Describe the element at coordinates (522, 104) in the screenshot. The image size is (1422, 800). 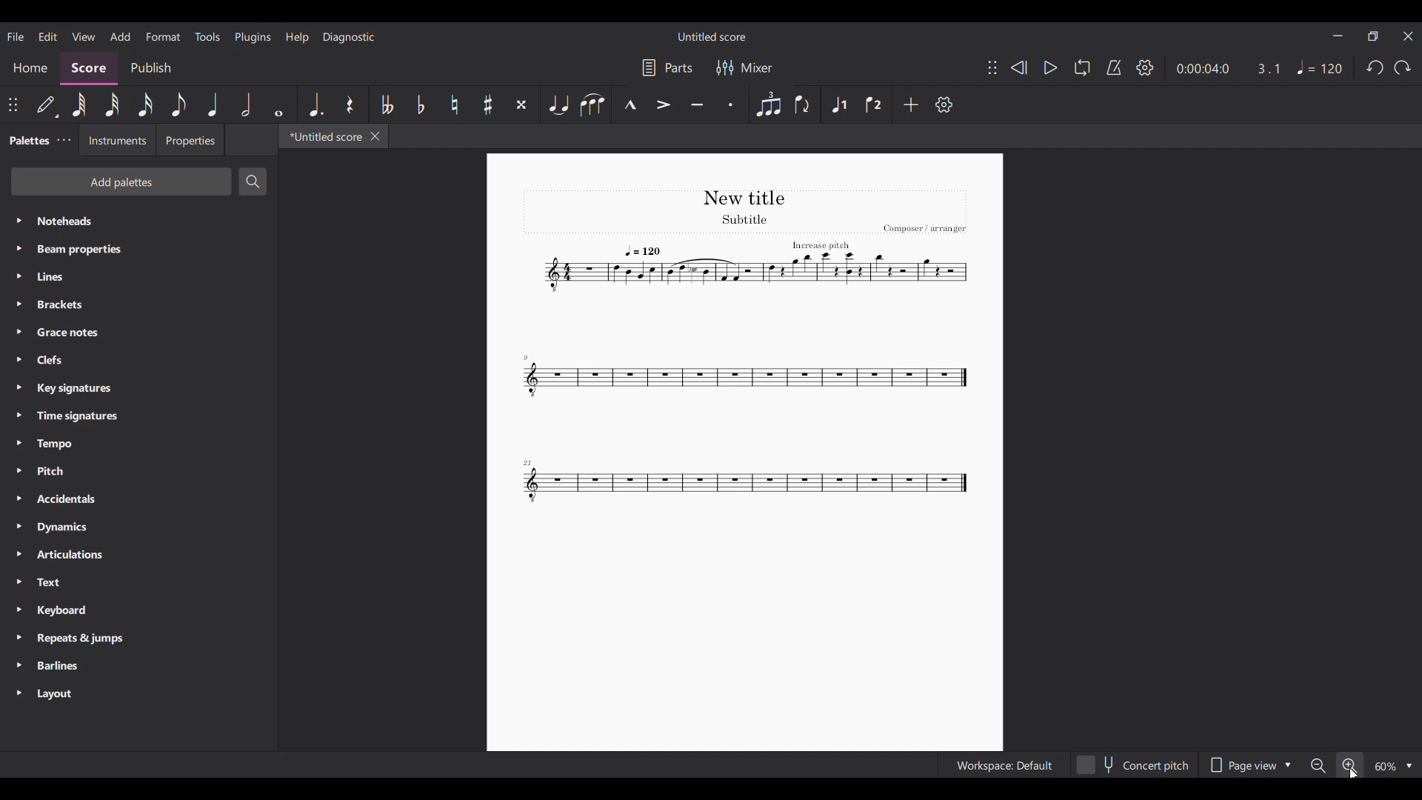
I see `Toggle double sharp` at that location.